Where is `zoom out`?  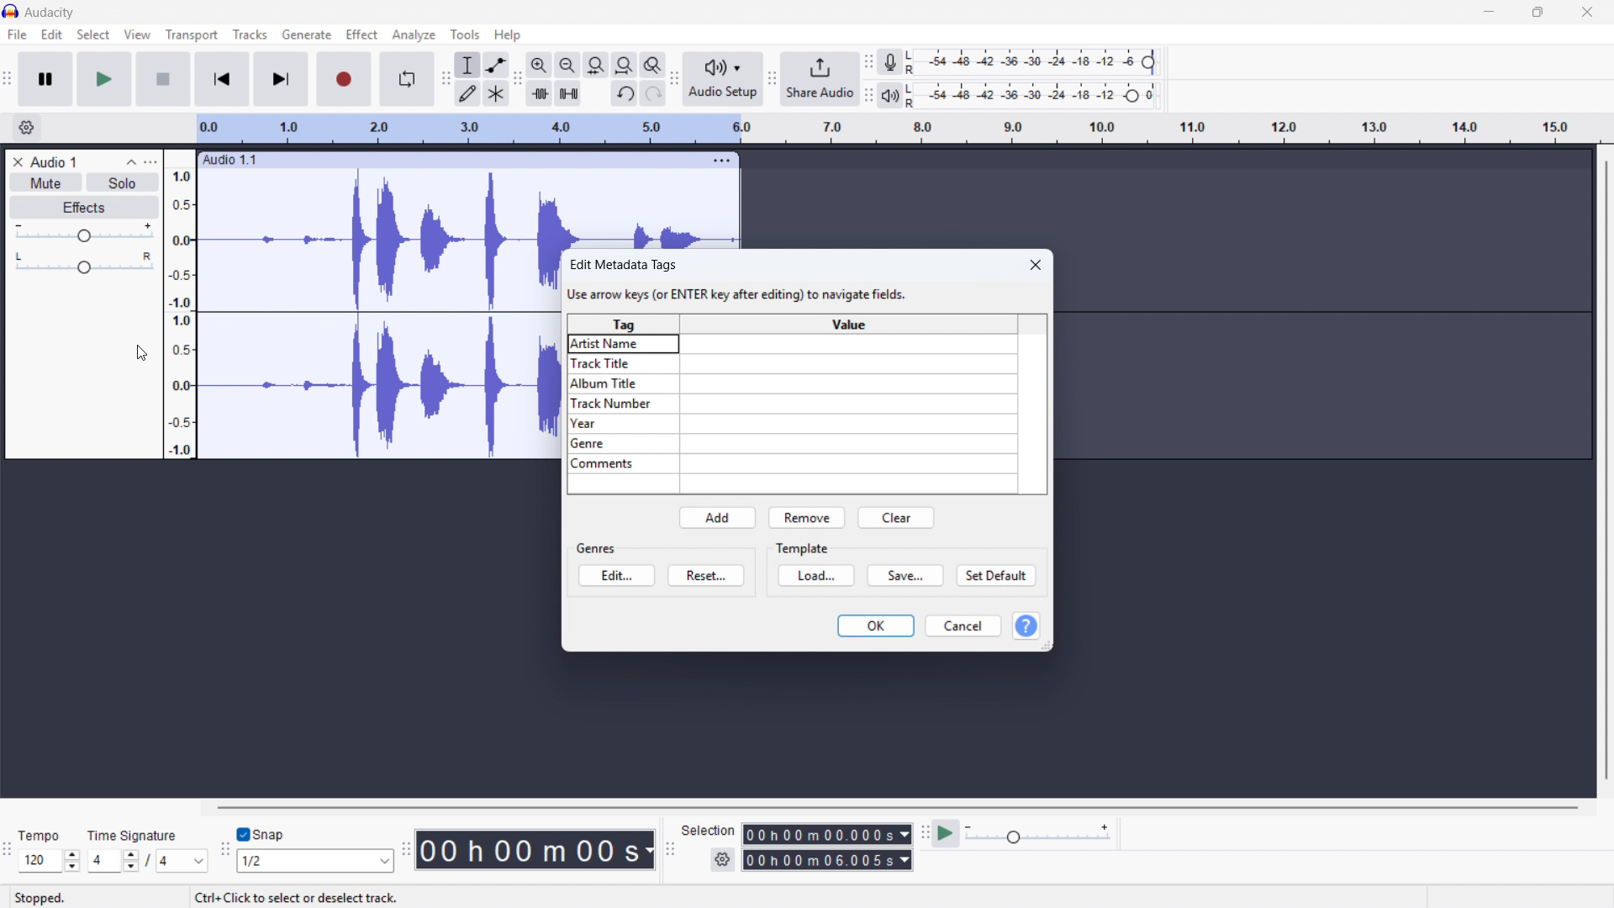 zoom out is located at coordinates (568, 65).